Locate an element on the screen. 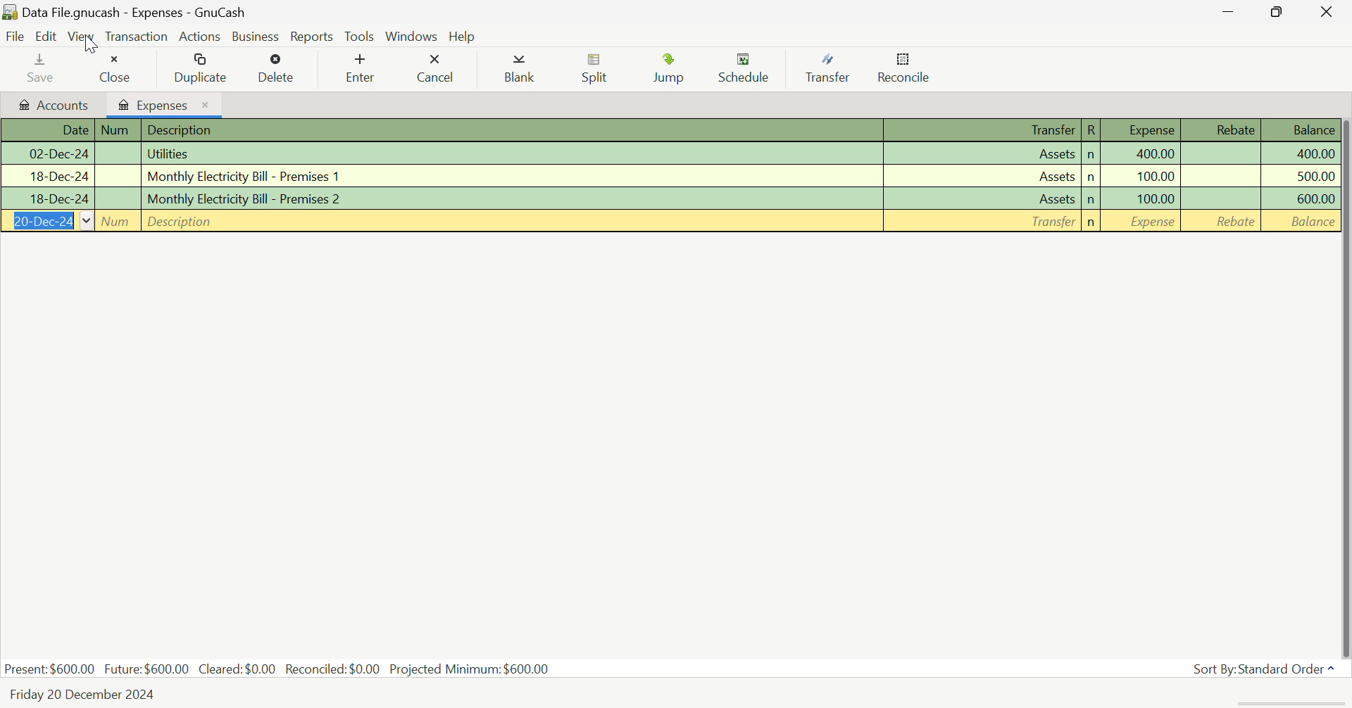 The height and width of the screenshot is (708, 1352). Close is located at coordinates (119, 69).